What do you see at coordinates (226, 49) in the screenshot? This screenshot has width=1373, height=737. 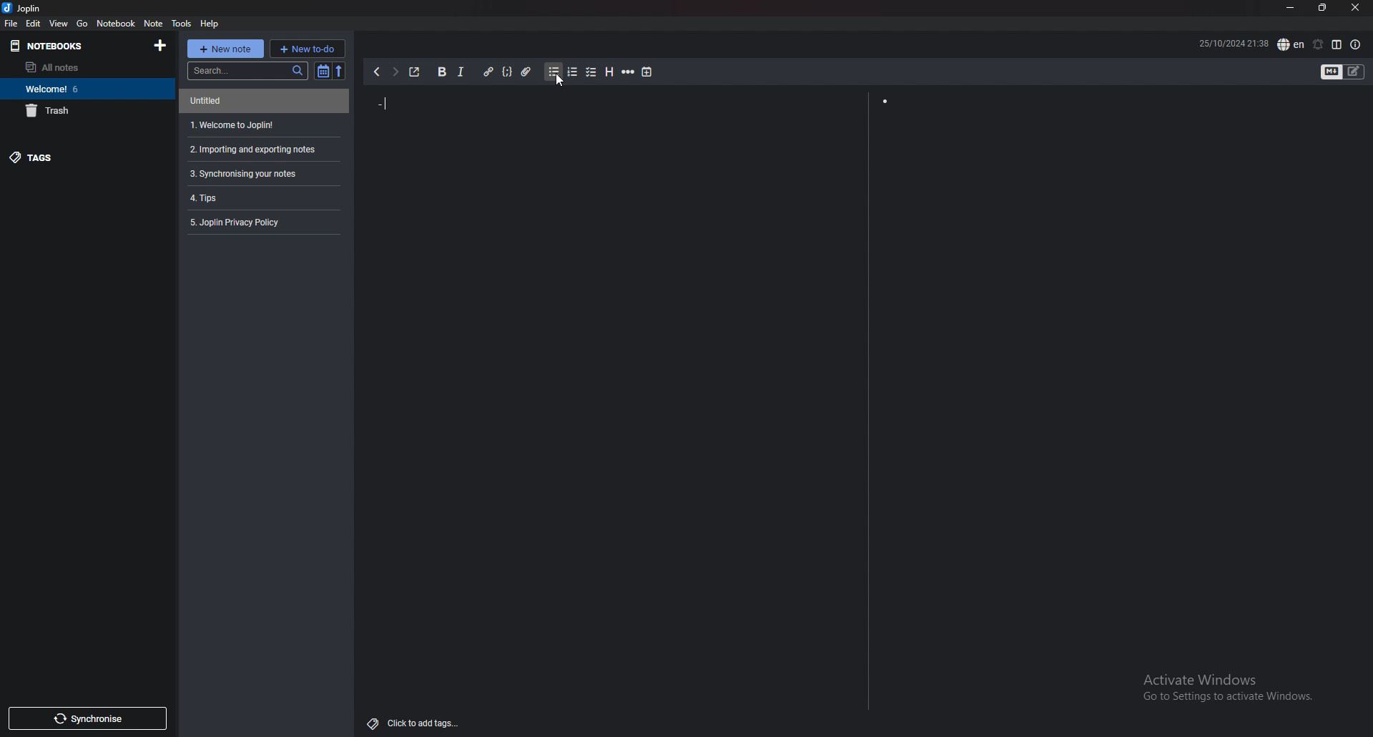 I see `New note` at bounding box center [226, 49].